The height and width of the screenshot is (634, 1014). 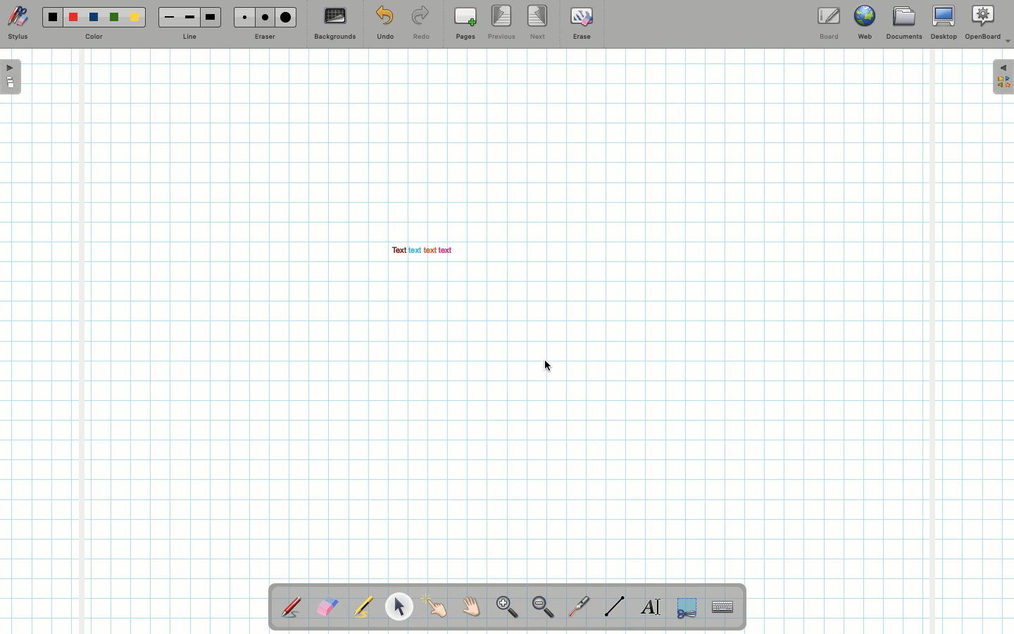 I want to click on Blue, so click(x=94, y=18).